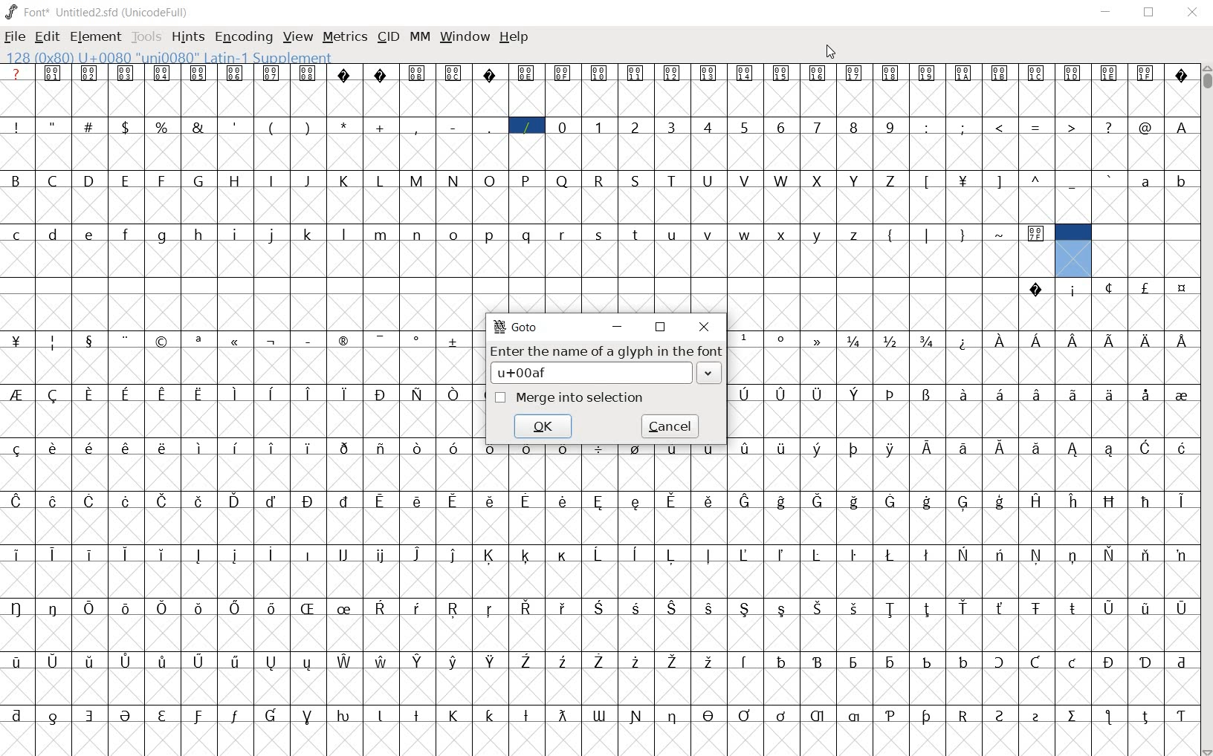 This screenshot has width=1213, height=756. Describe the element at coordinates (418, 501) in the screenshot. I see `Symbol` at that location.